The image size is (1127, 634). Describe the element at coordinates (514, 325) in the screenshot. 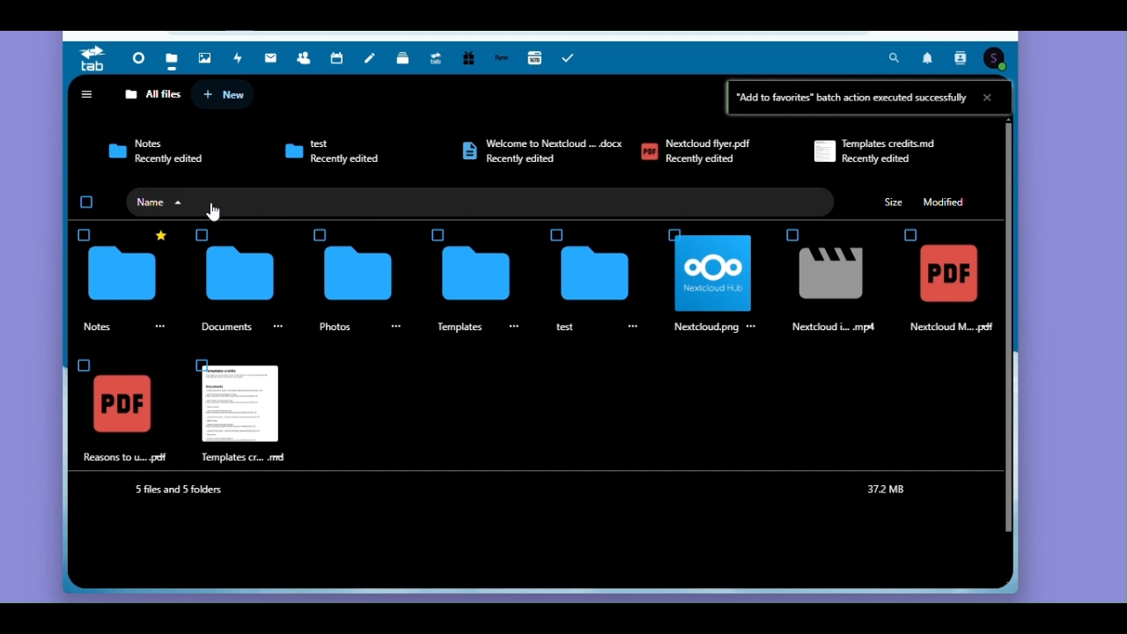

I see `Ellipsis` at that location.